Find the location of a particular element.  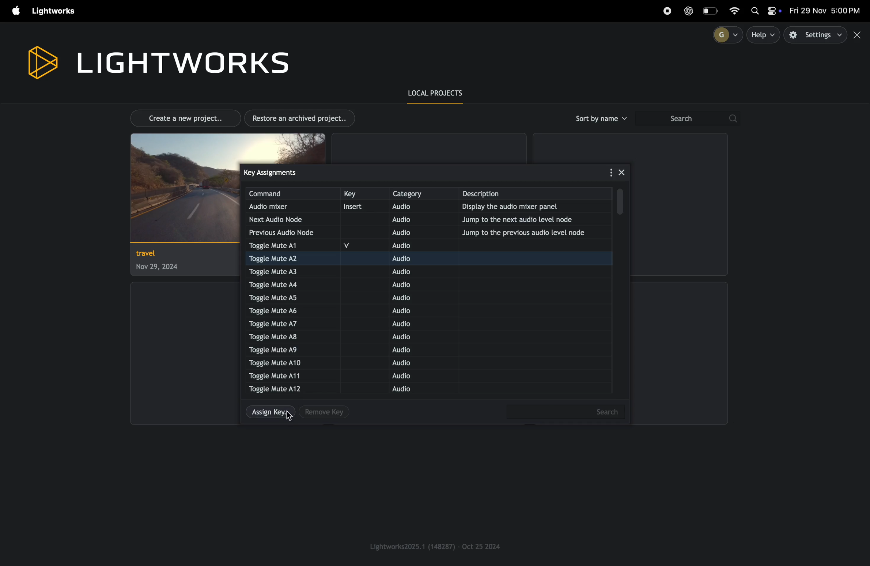

jump to previous note is located at coordinates (529, 233).